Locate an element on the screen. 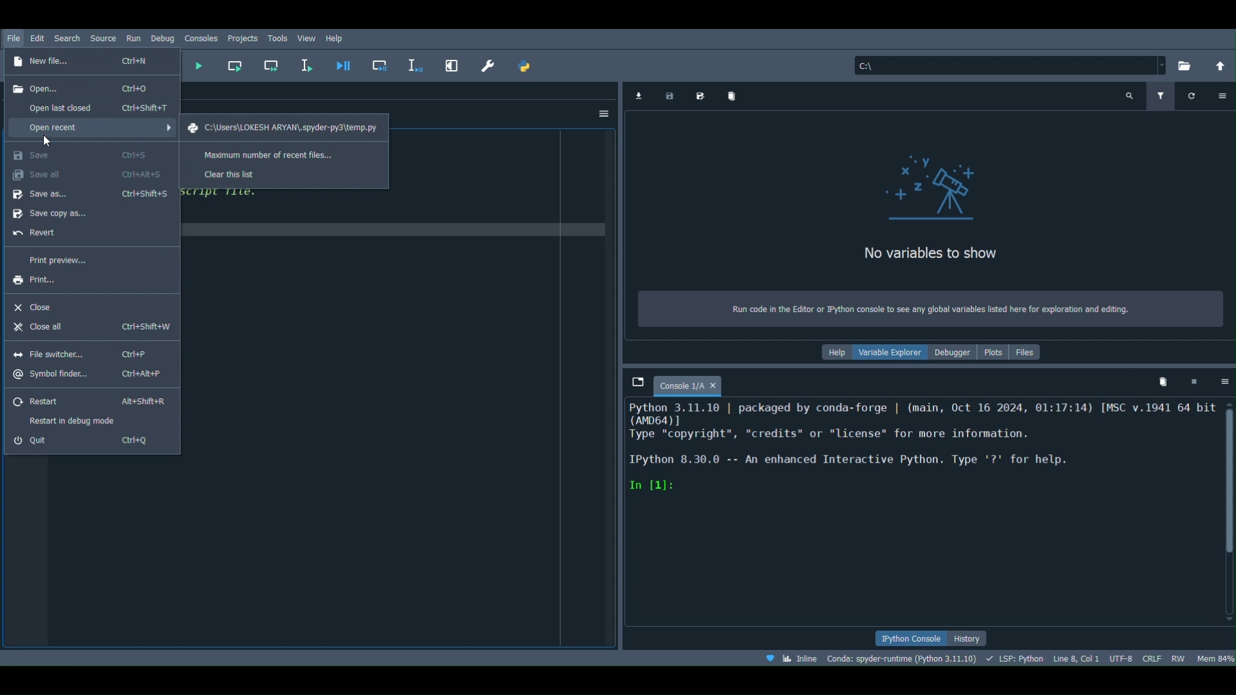 The width and height of the screenshot is (1236, 695). Quit is located at coordinates (84, 443).